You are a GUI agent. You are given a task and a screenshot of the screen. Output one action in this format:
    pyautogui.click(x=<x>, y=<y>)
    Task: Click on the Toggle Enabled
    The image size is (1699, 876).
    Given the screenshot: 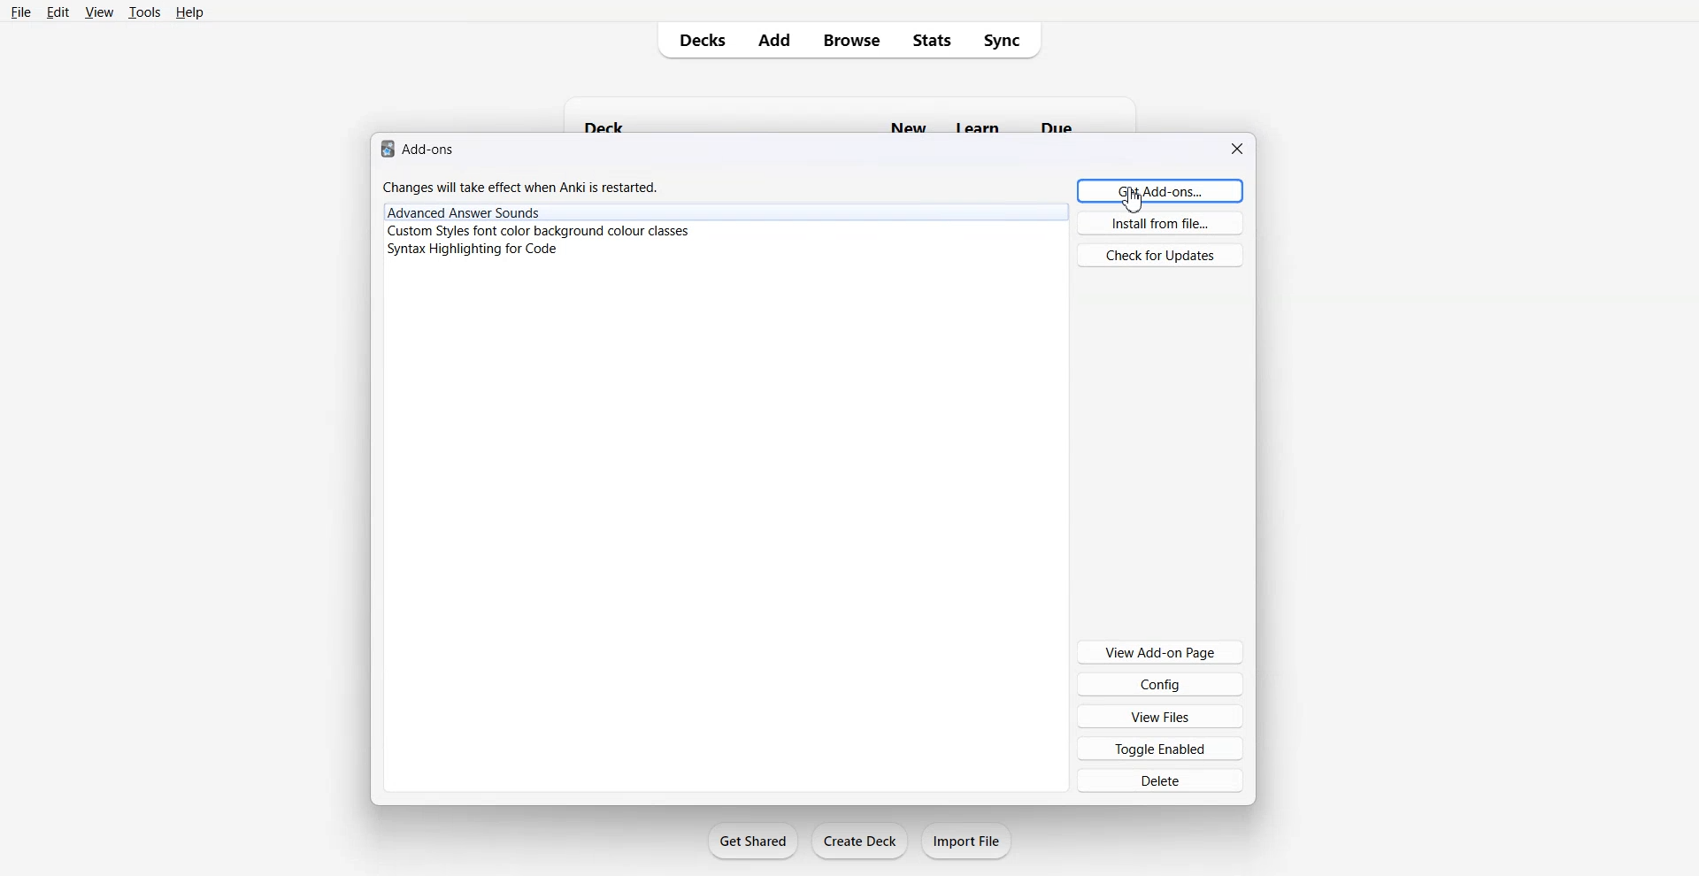 What is the action you would take?
    pyautogui.click(x=1160, y=748)
    